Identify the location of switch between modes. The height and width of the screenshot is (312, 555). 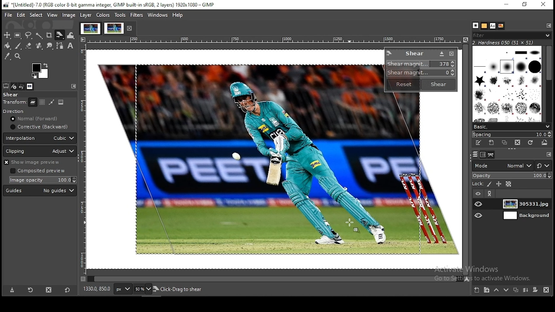
(544, 166).